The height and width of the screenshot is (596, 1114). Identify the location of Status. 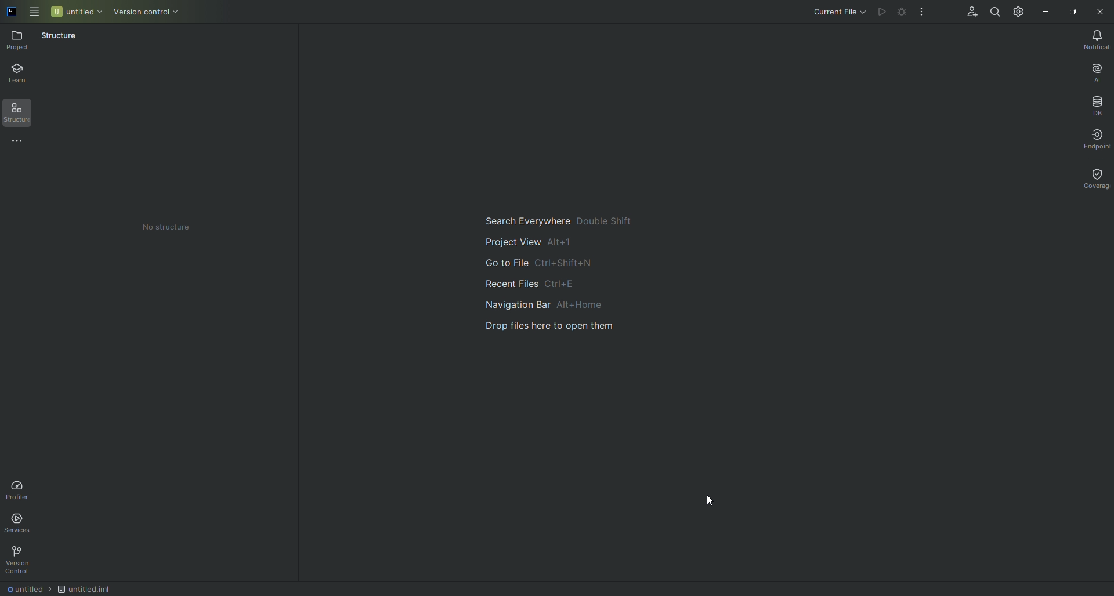
(59, 38).